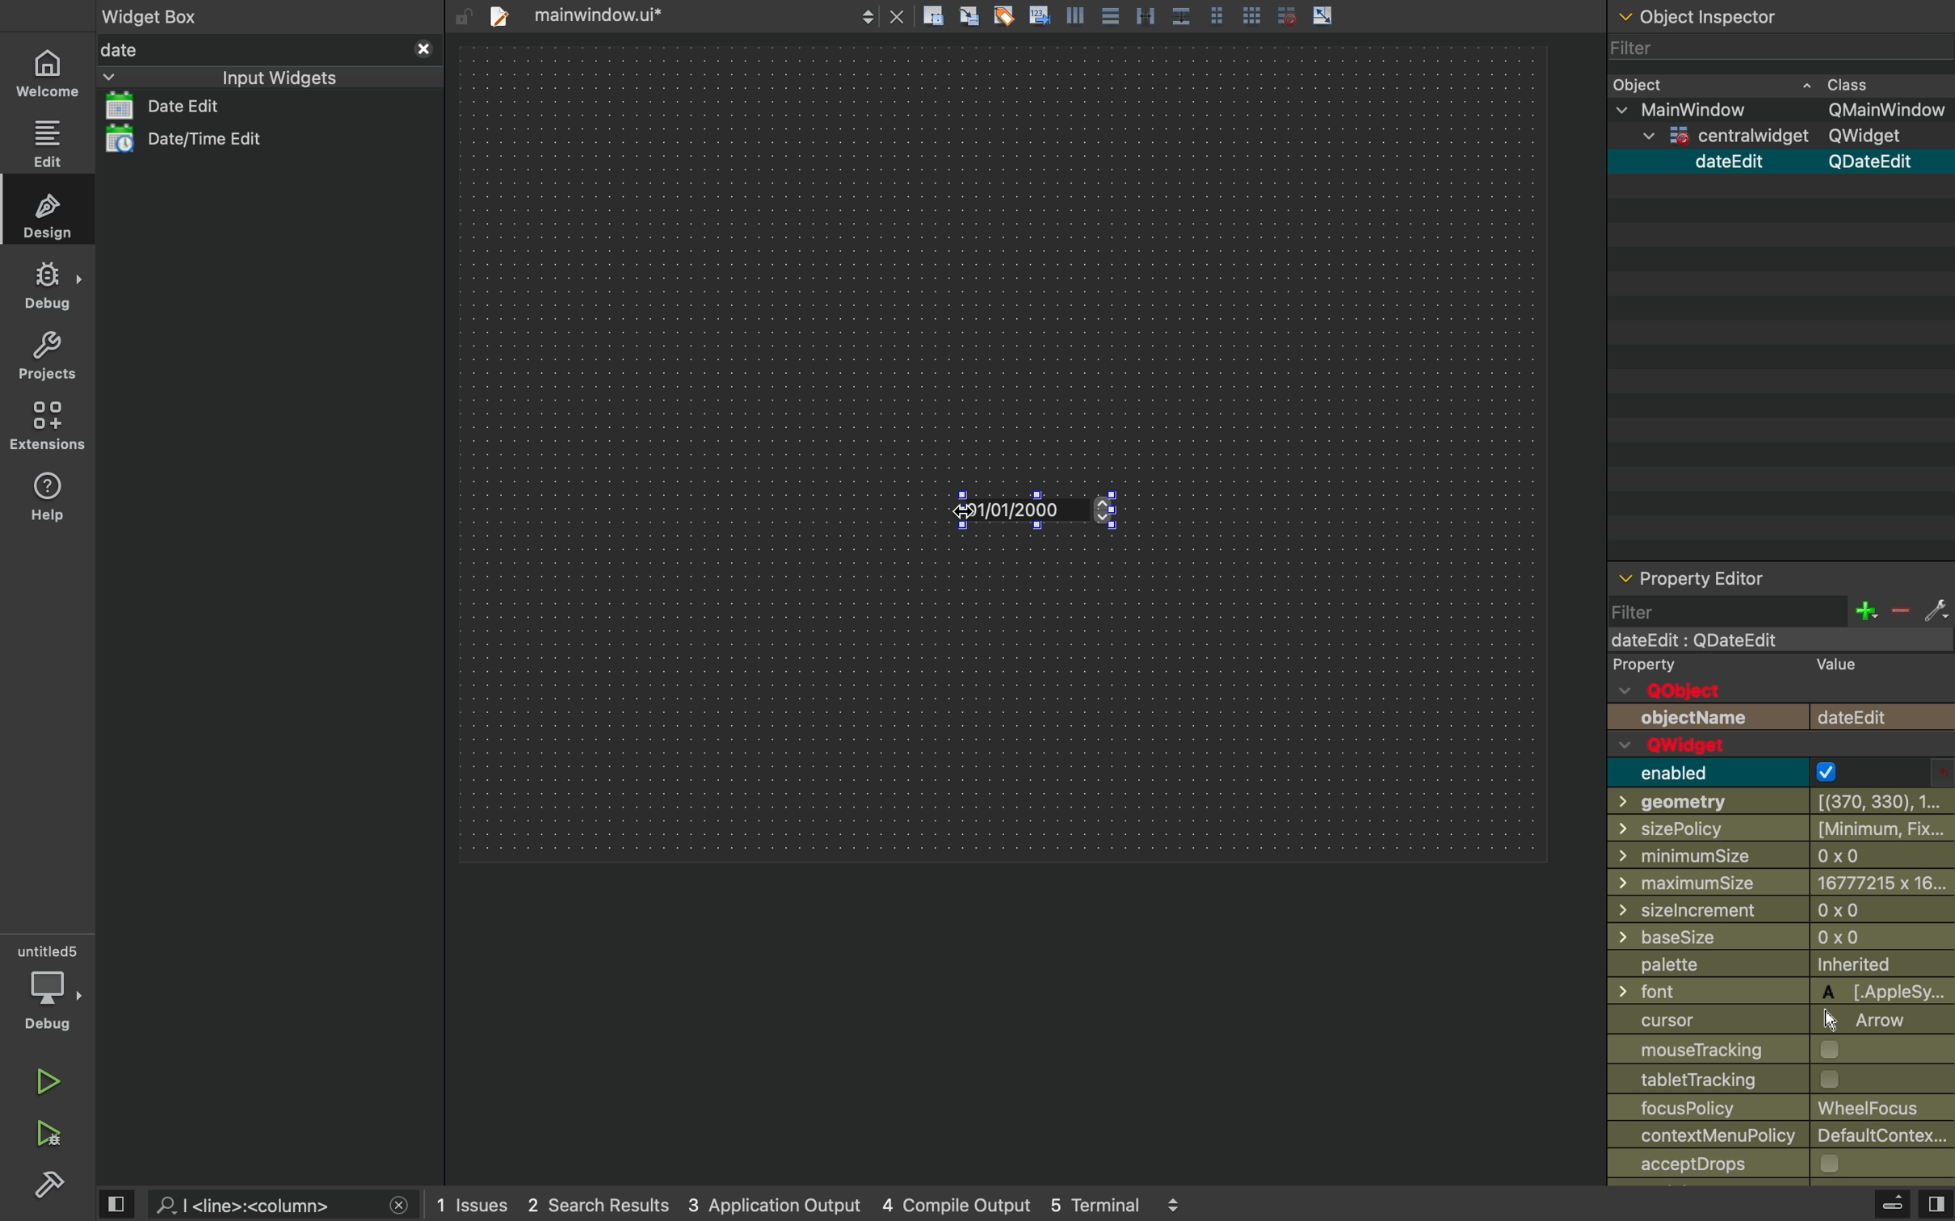 The width and height of the screenshot is (1955, 1221). What do you see at coordinates (1781, 720) in the screenshot?
I see `object name` at bounding box center [1781, 720].